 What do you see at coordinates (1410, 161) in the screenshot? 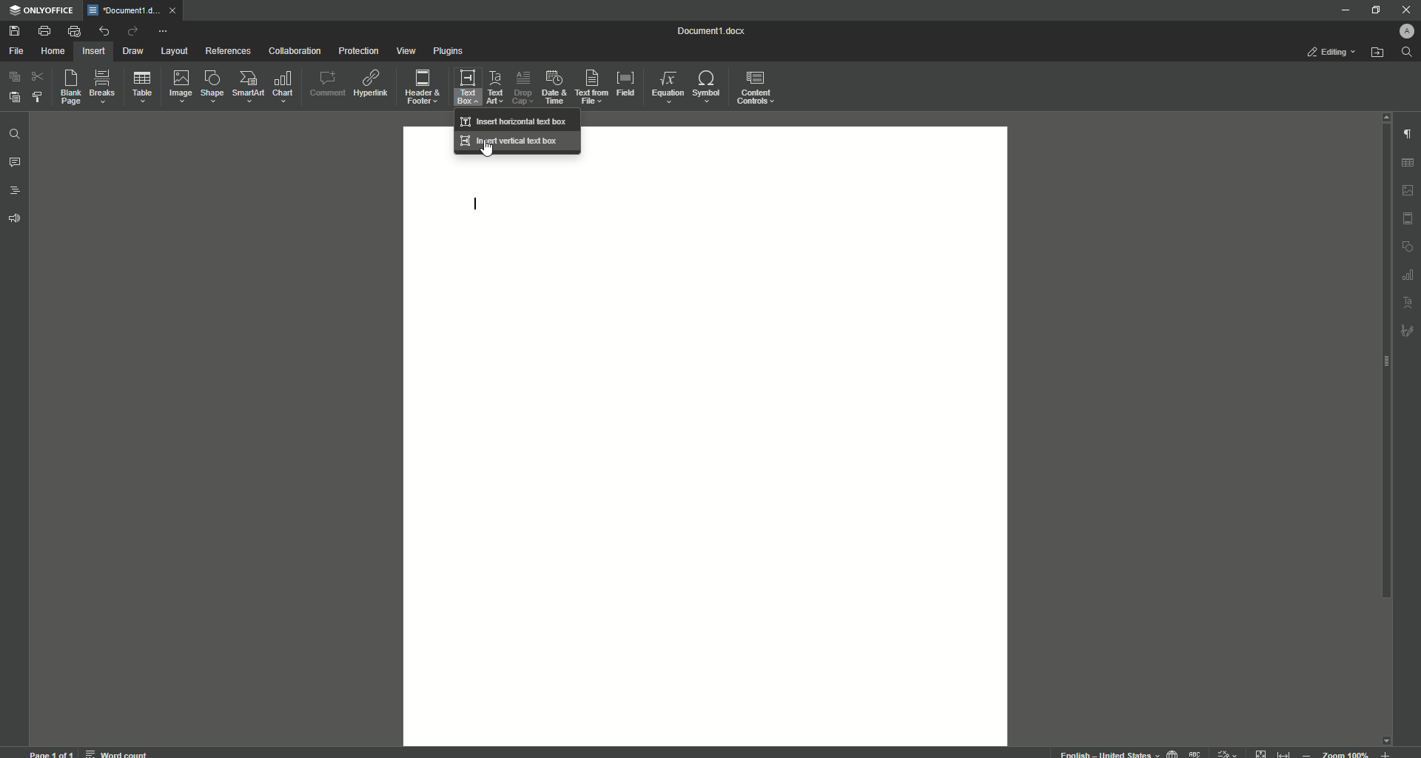
I see `table` at bounding box center [1410, 161].